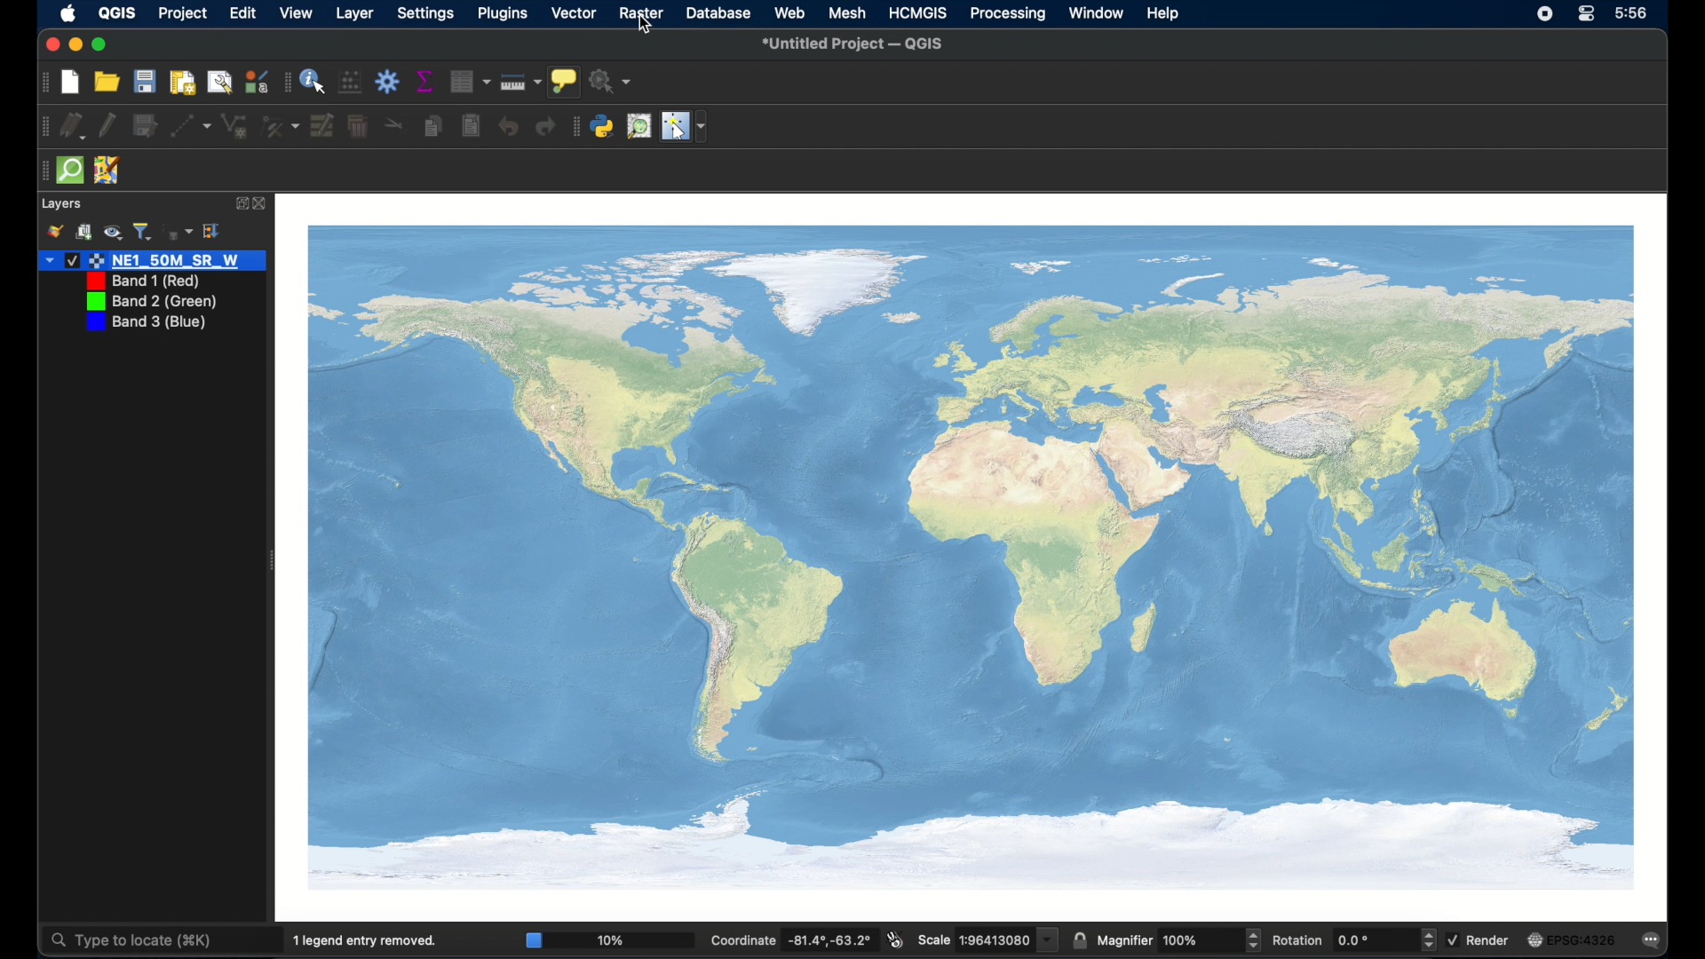 The height and width of the screenshot is (959, 1705). I want to click on measure line, so click(519, 82).